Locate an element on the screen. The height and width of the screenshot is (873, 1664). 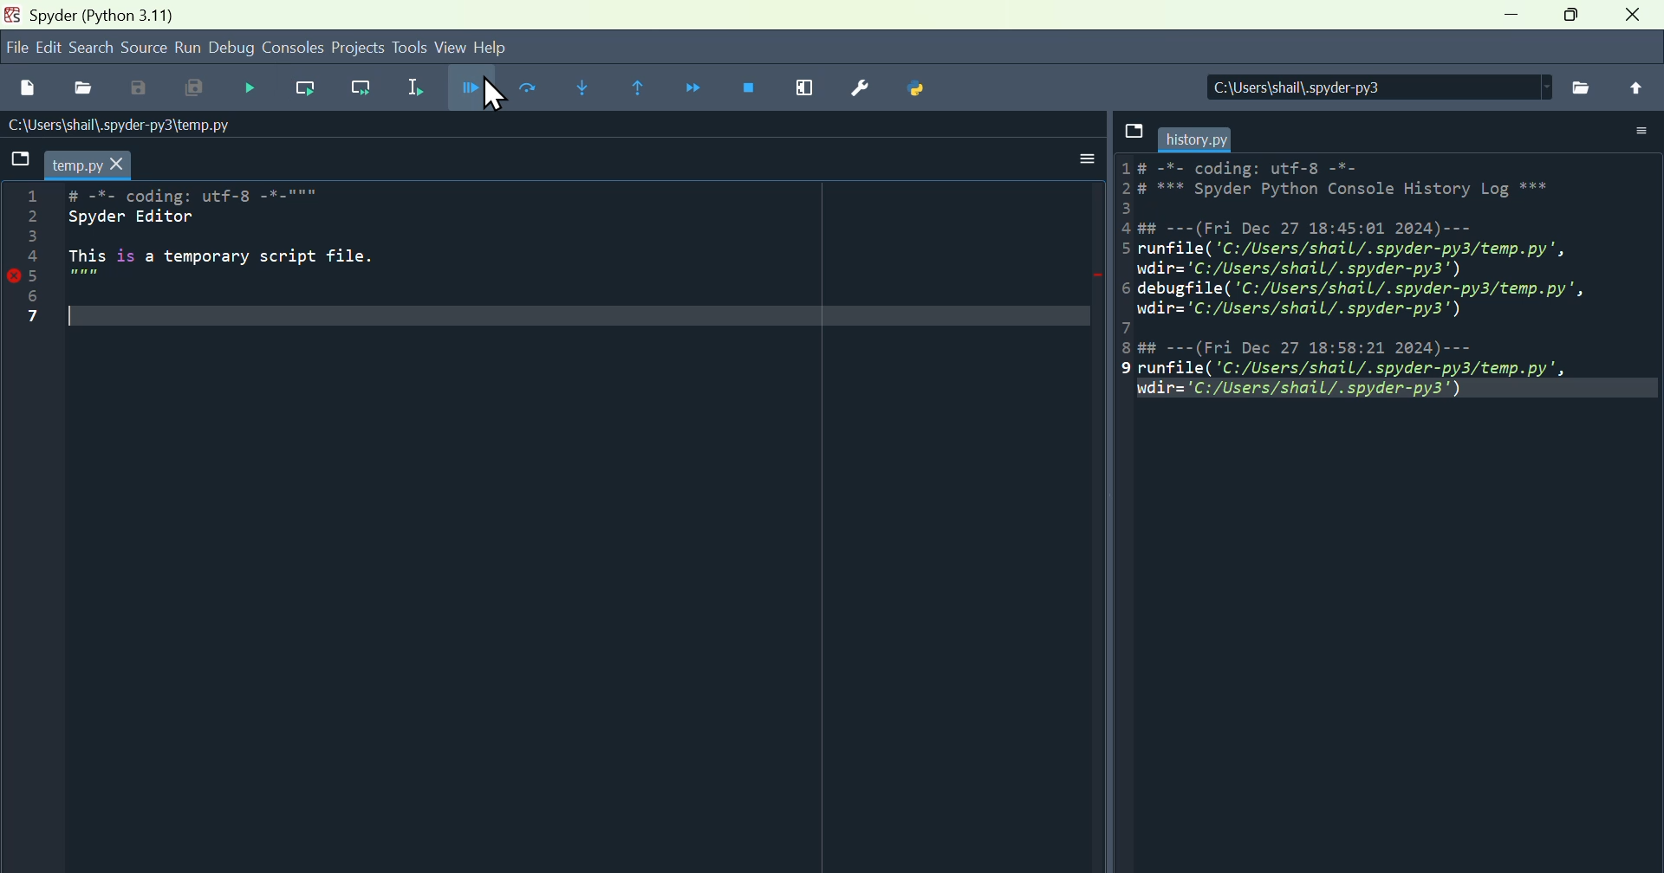
file is located at coordinates (1134, 138).